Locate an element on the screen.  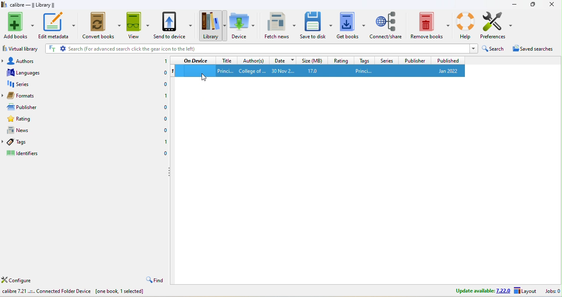
close is located at coordinates (551, 5).